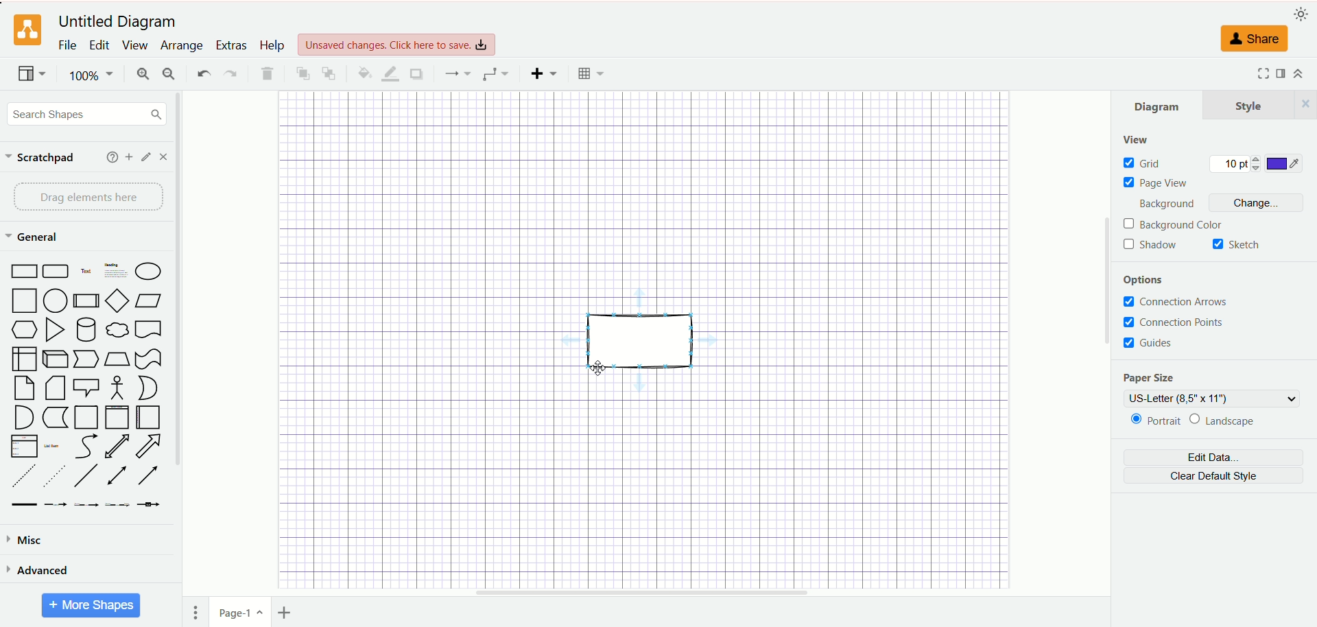 The width and height of the screenshot is (1317, 627). What do you see at coordinates (1286, 162) in the screenshot?
I see `color` at bounding box center [1286, 162].